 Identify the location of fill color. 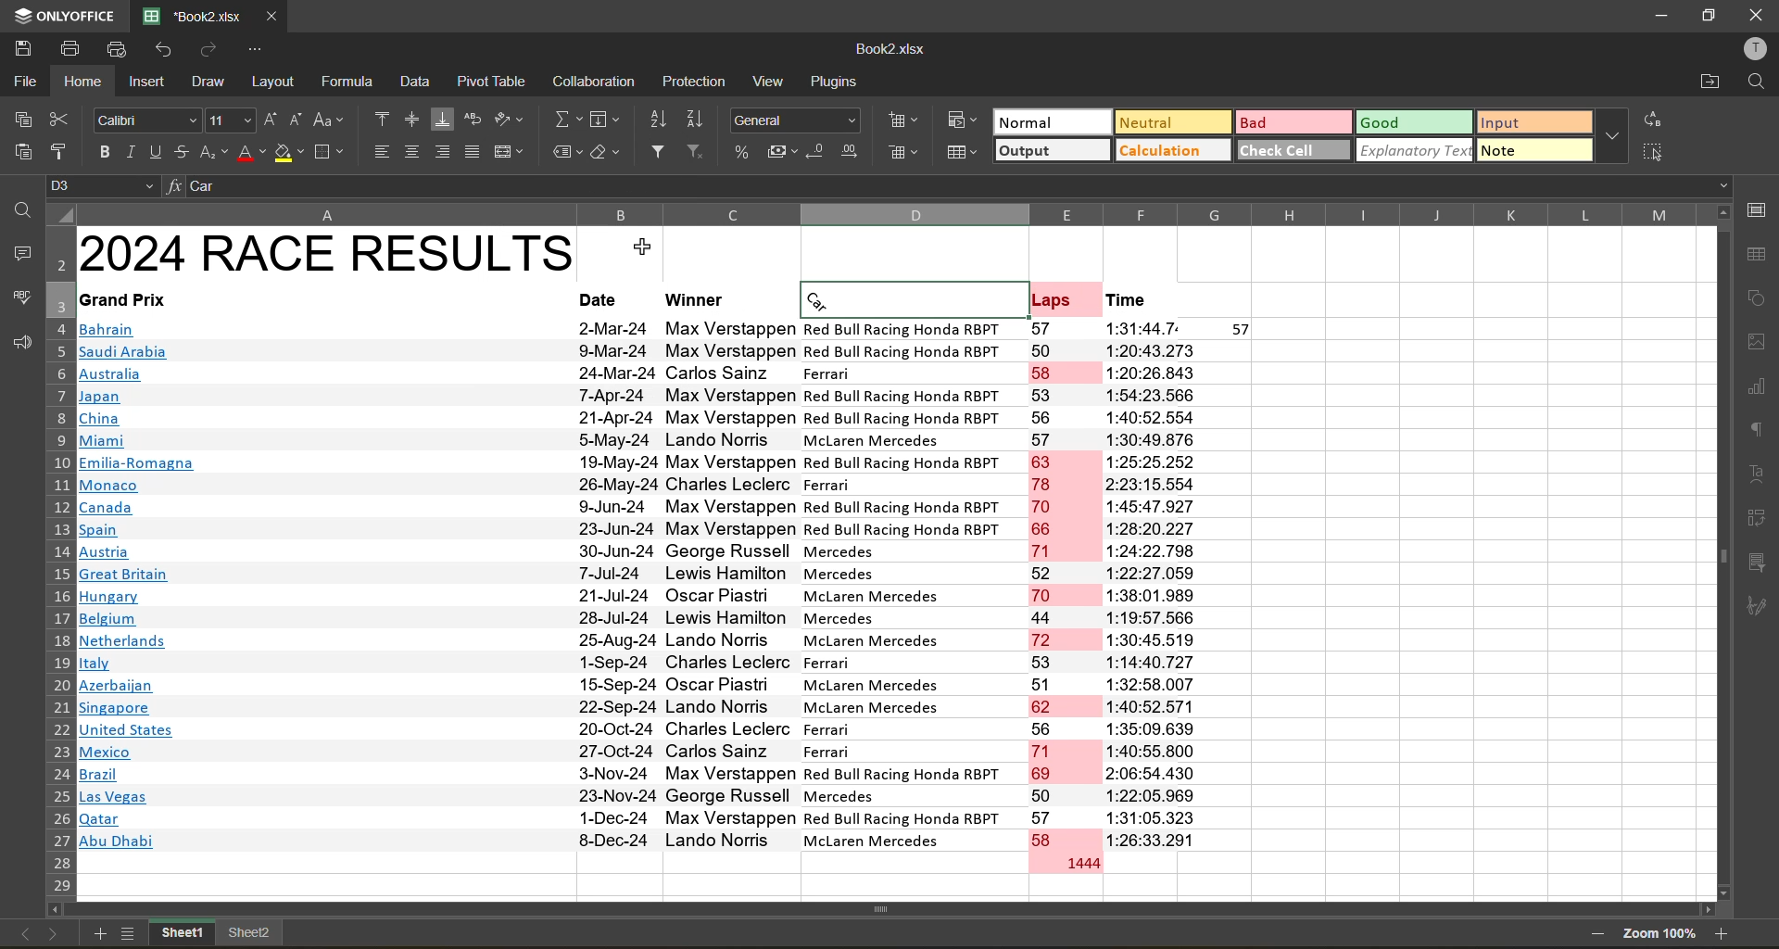
(289, 152).